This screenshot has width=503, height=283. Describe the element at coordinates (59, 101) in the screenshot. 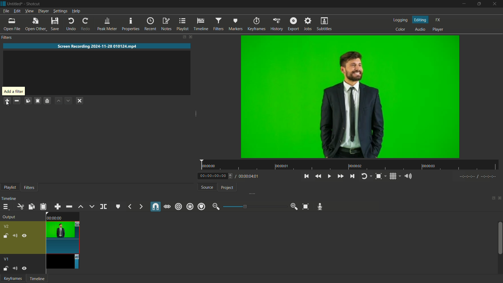

I see `move filter up` at that location.